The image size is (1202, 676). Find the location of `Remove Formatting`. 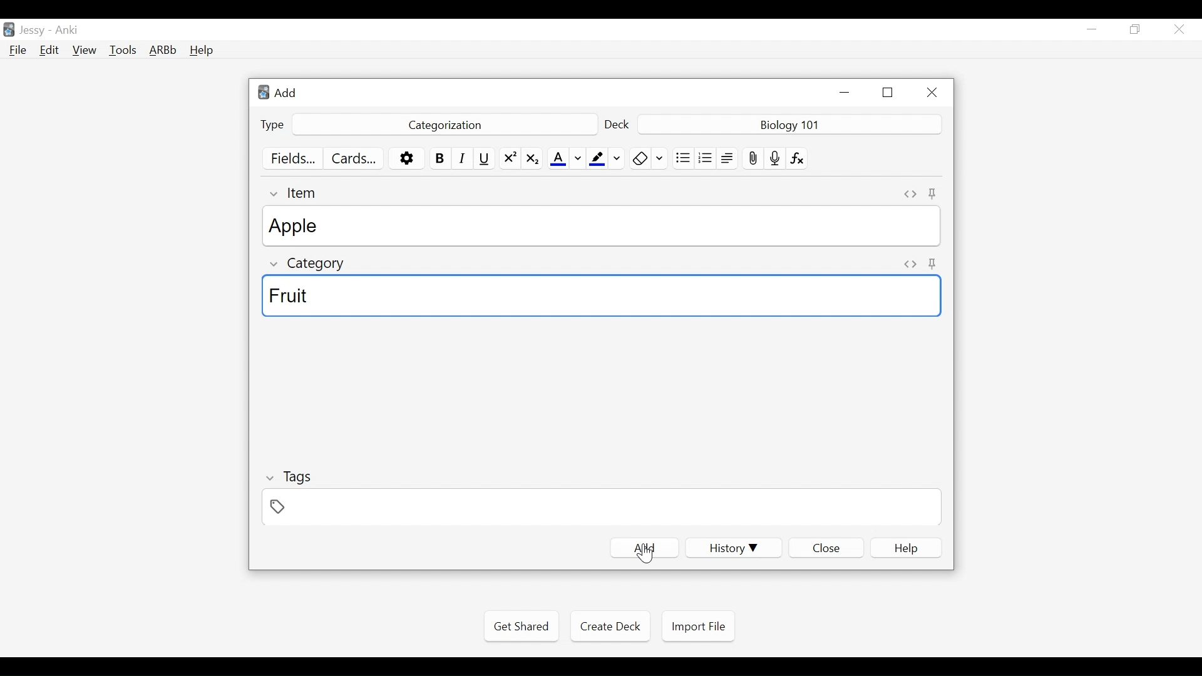

Remove Formatting is located at coordinates (649, 158).